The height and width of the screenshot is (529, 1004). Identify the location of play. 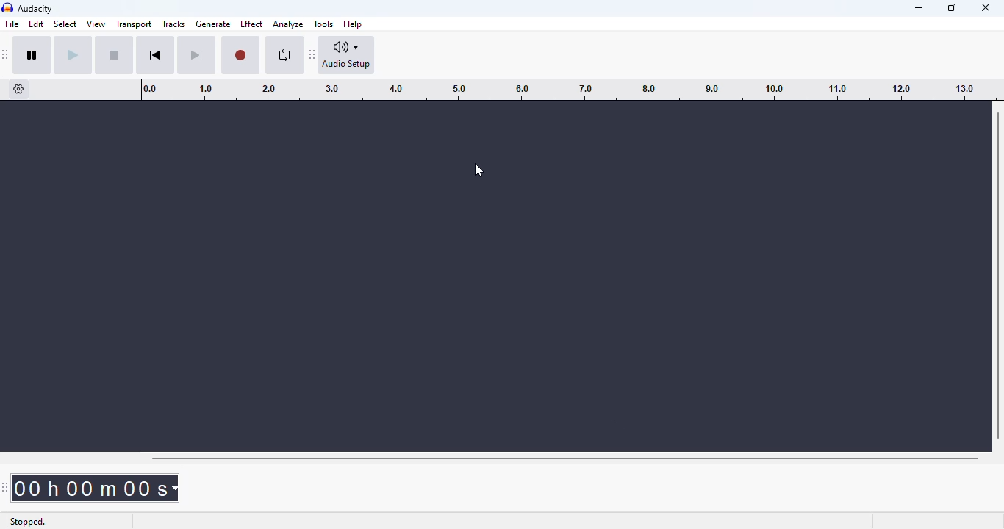
(73, 55).